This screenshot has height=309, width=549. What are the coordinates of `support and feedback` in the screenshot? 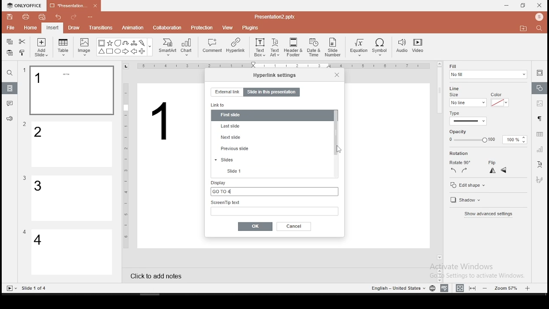 It's located at (9, 120).